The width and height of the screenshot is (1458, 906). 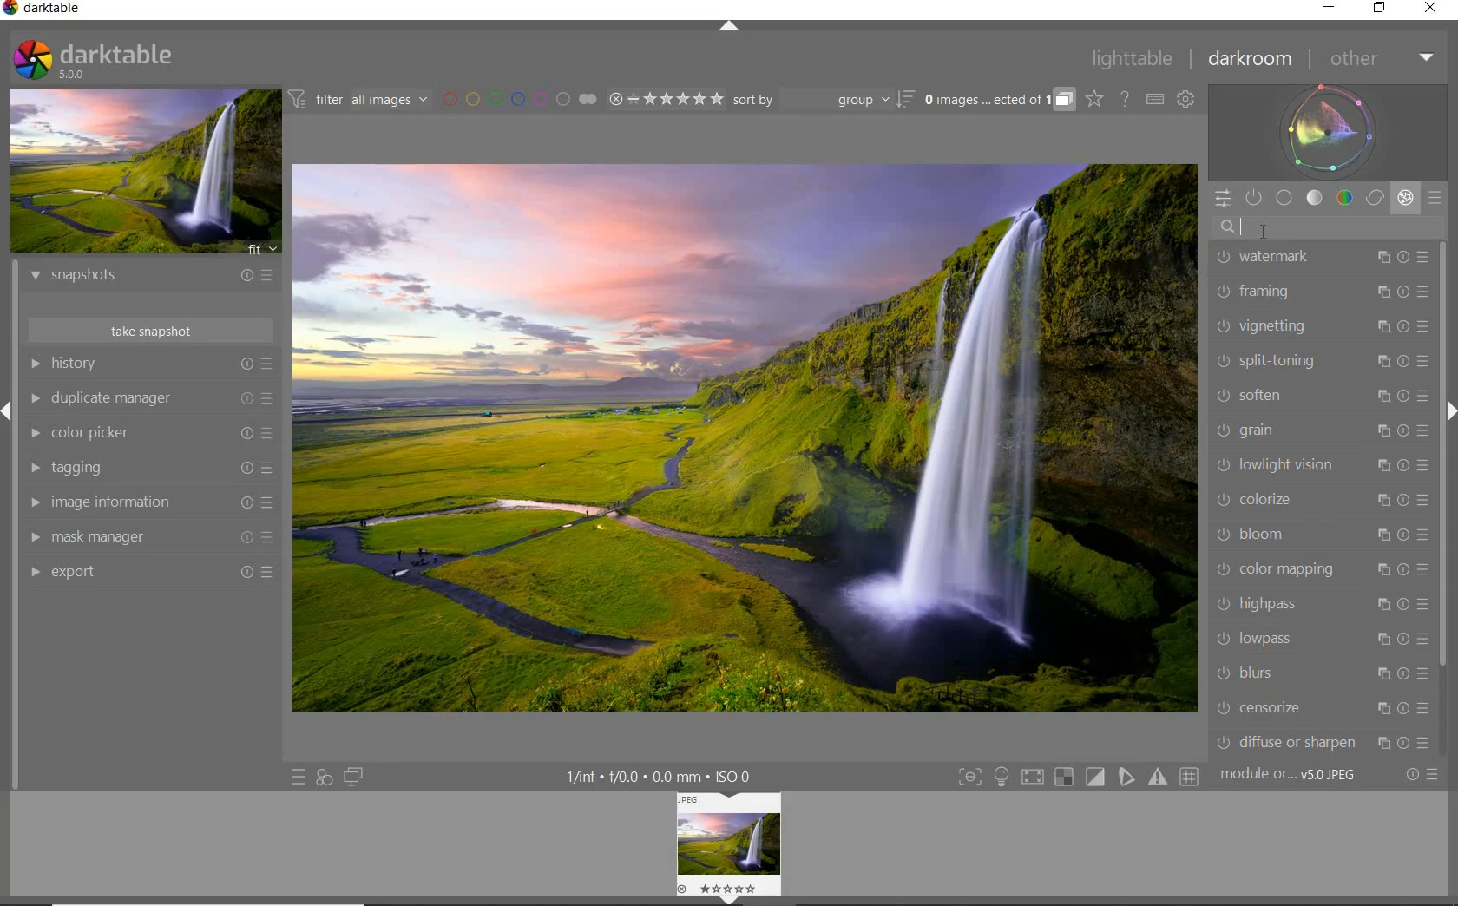 What do you see at coordinates (1241, 228) in the screenshot?
I see `EDITOR` at bounding box center [1241, 228].